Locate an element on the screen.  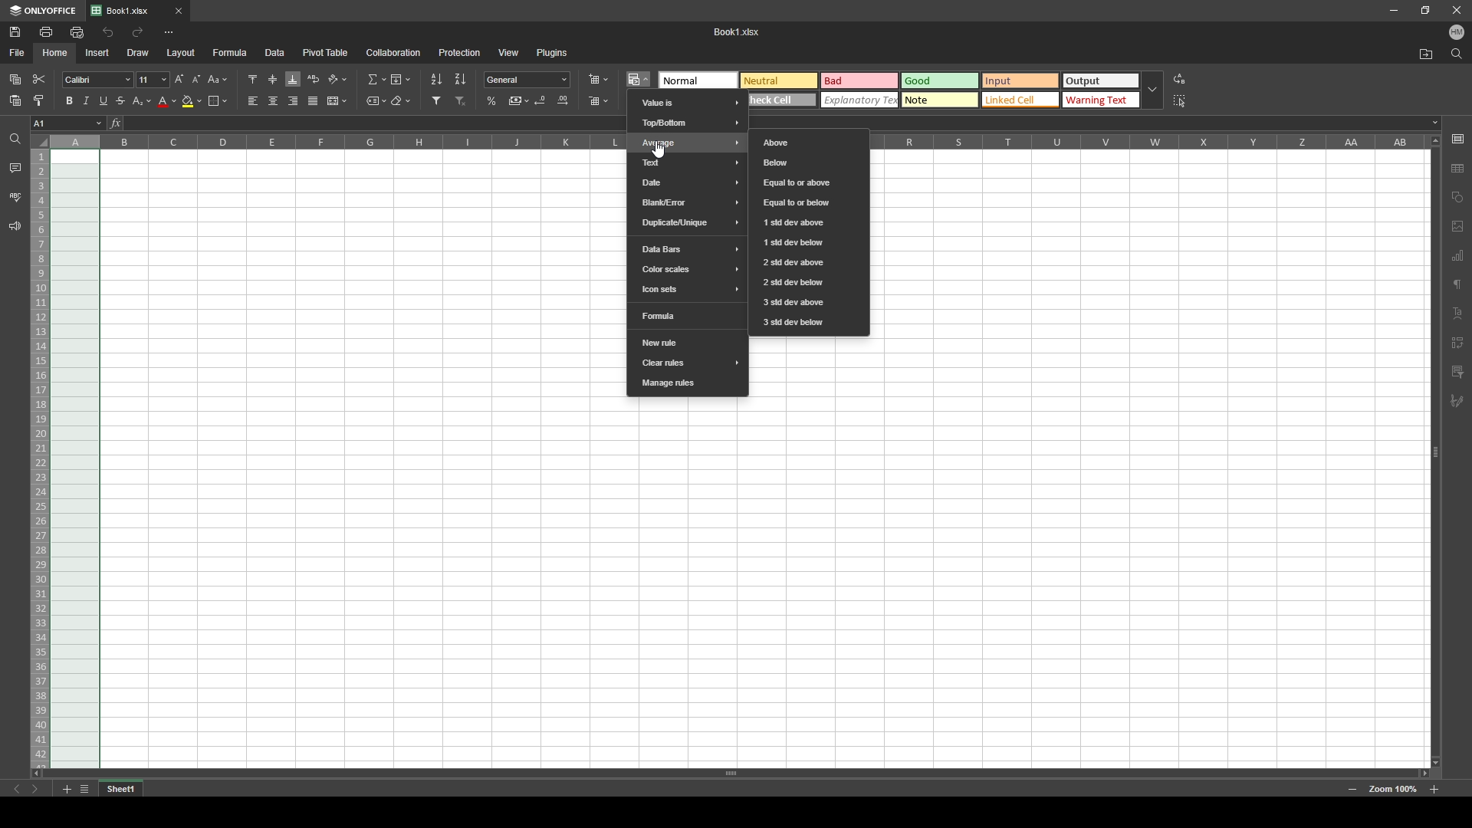
view is located at coordinates (509, 52).